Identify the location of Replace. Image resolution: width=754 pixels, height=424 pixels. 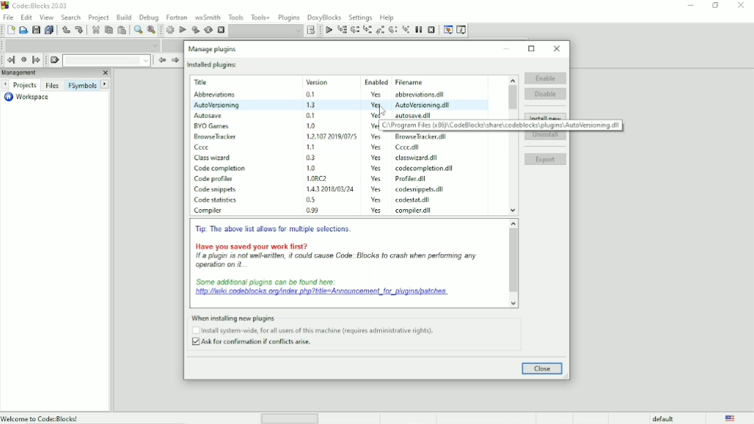
(151, 30).